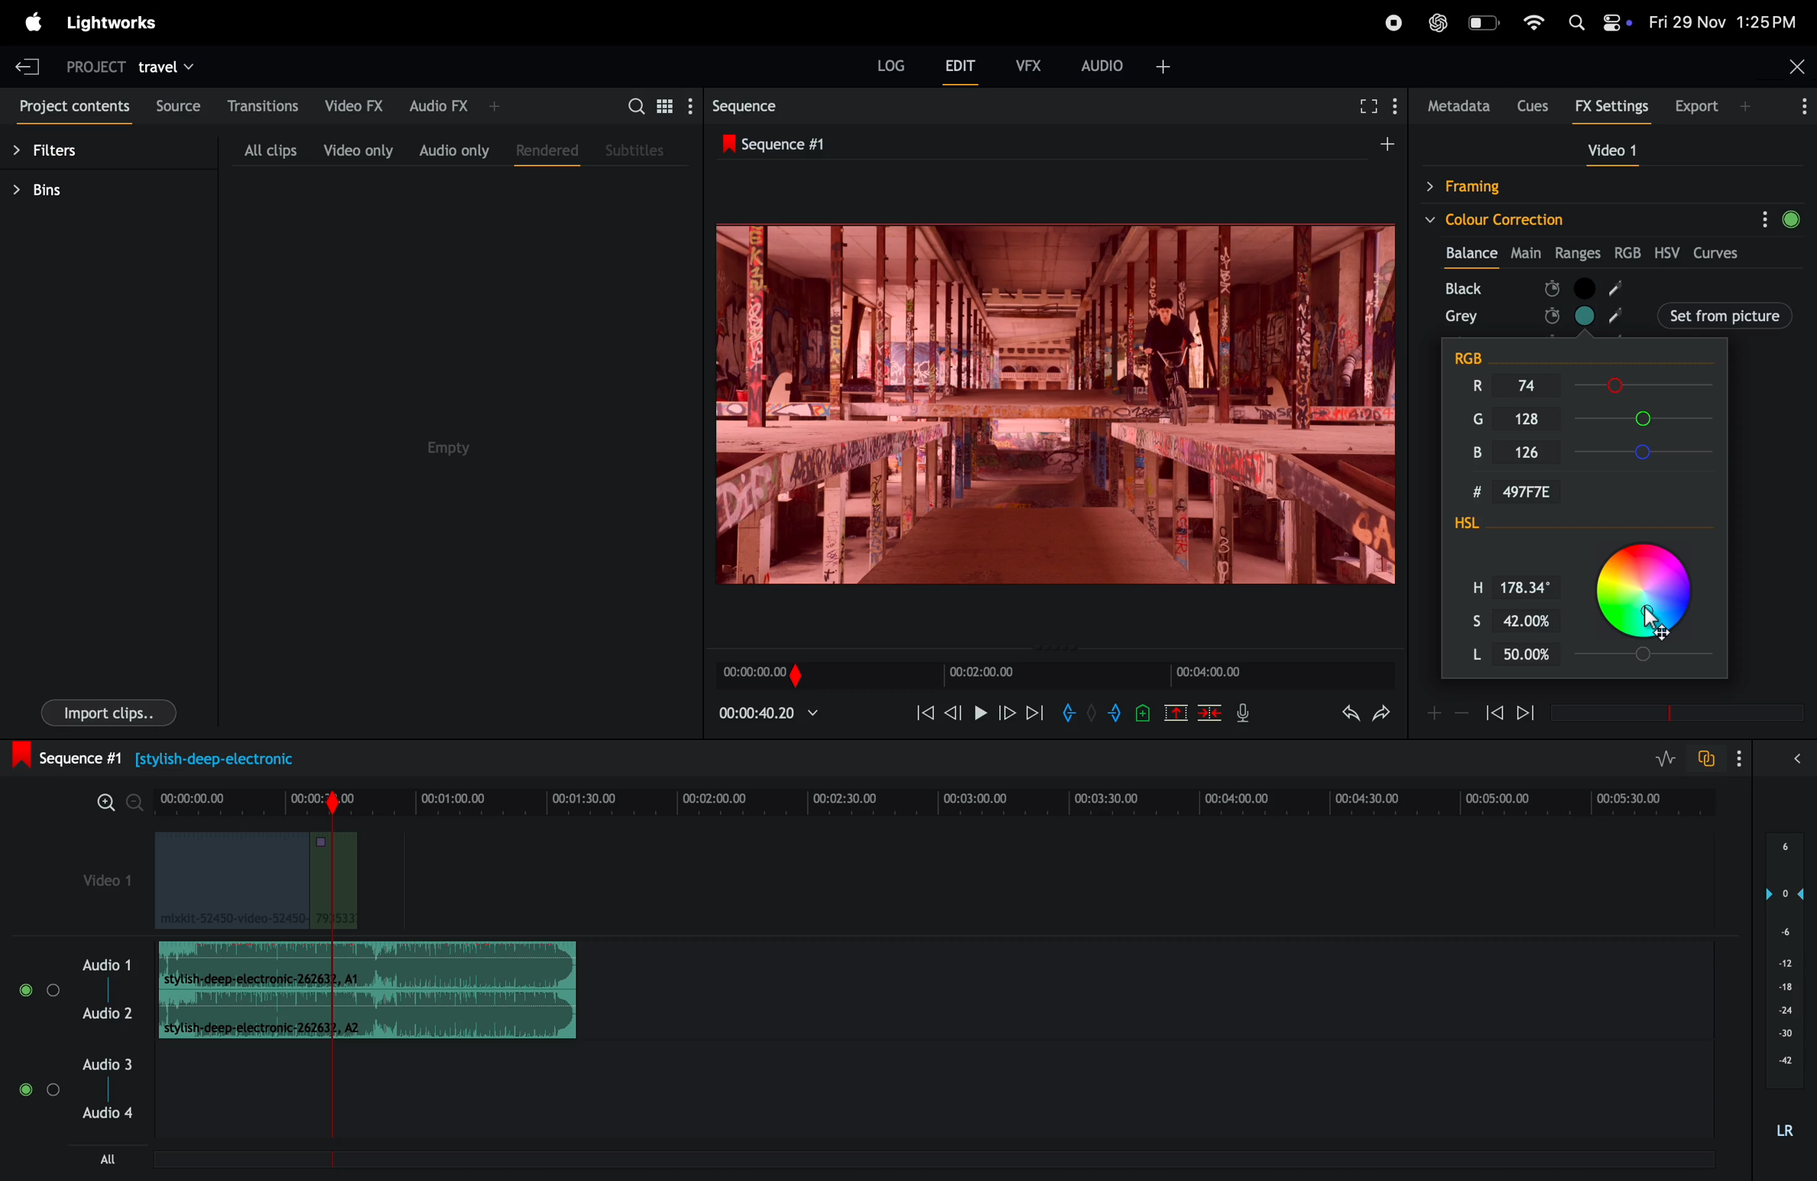 Image resolution: width=1817 pixels, height=1181 pixels. I want to click on show settings menu, so click(1737, 756).